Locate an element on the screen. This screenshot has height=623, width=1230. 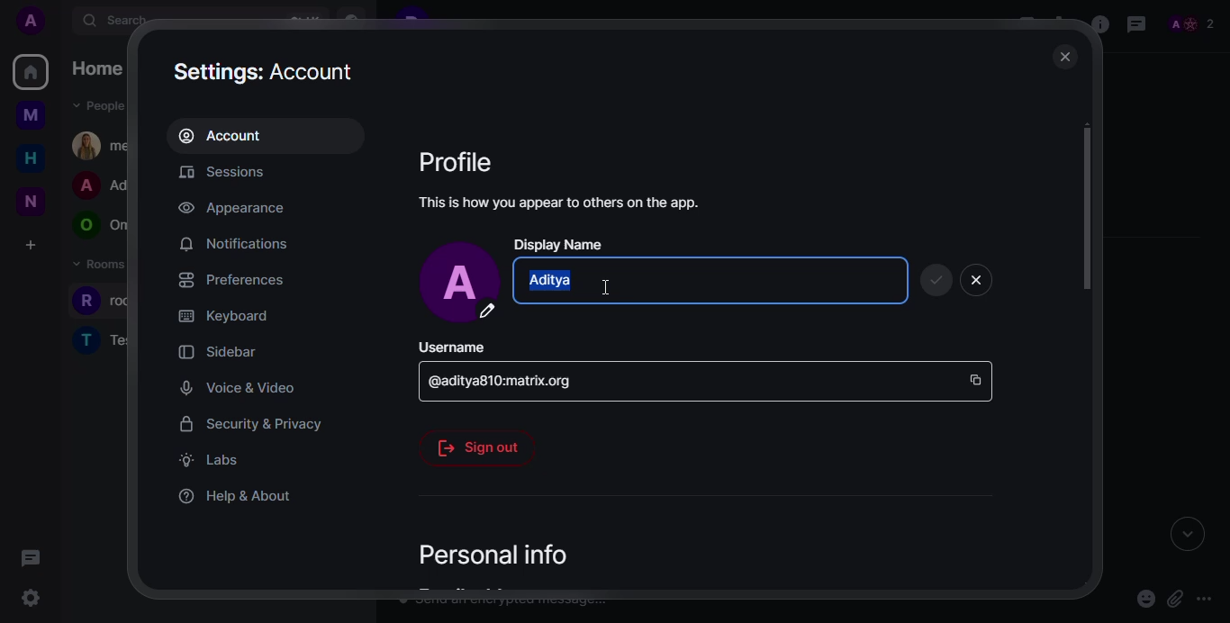
rooms is located at coordinates (101, 303).